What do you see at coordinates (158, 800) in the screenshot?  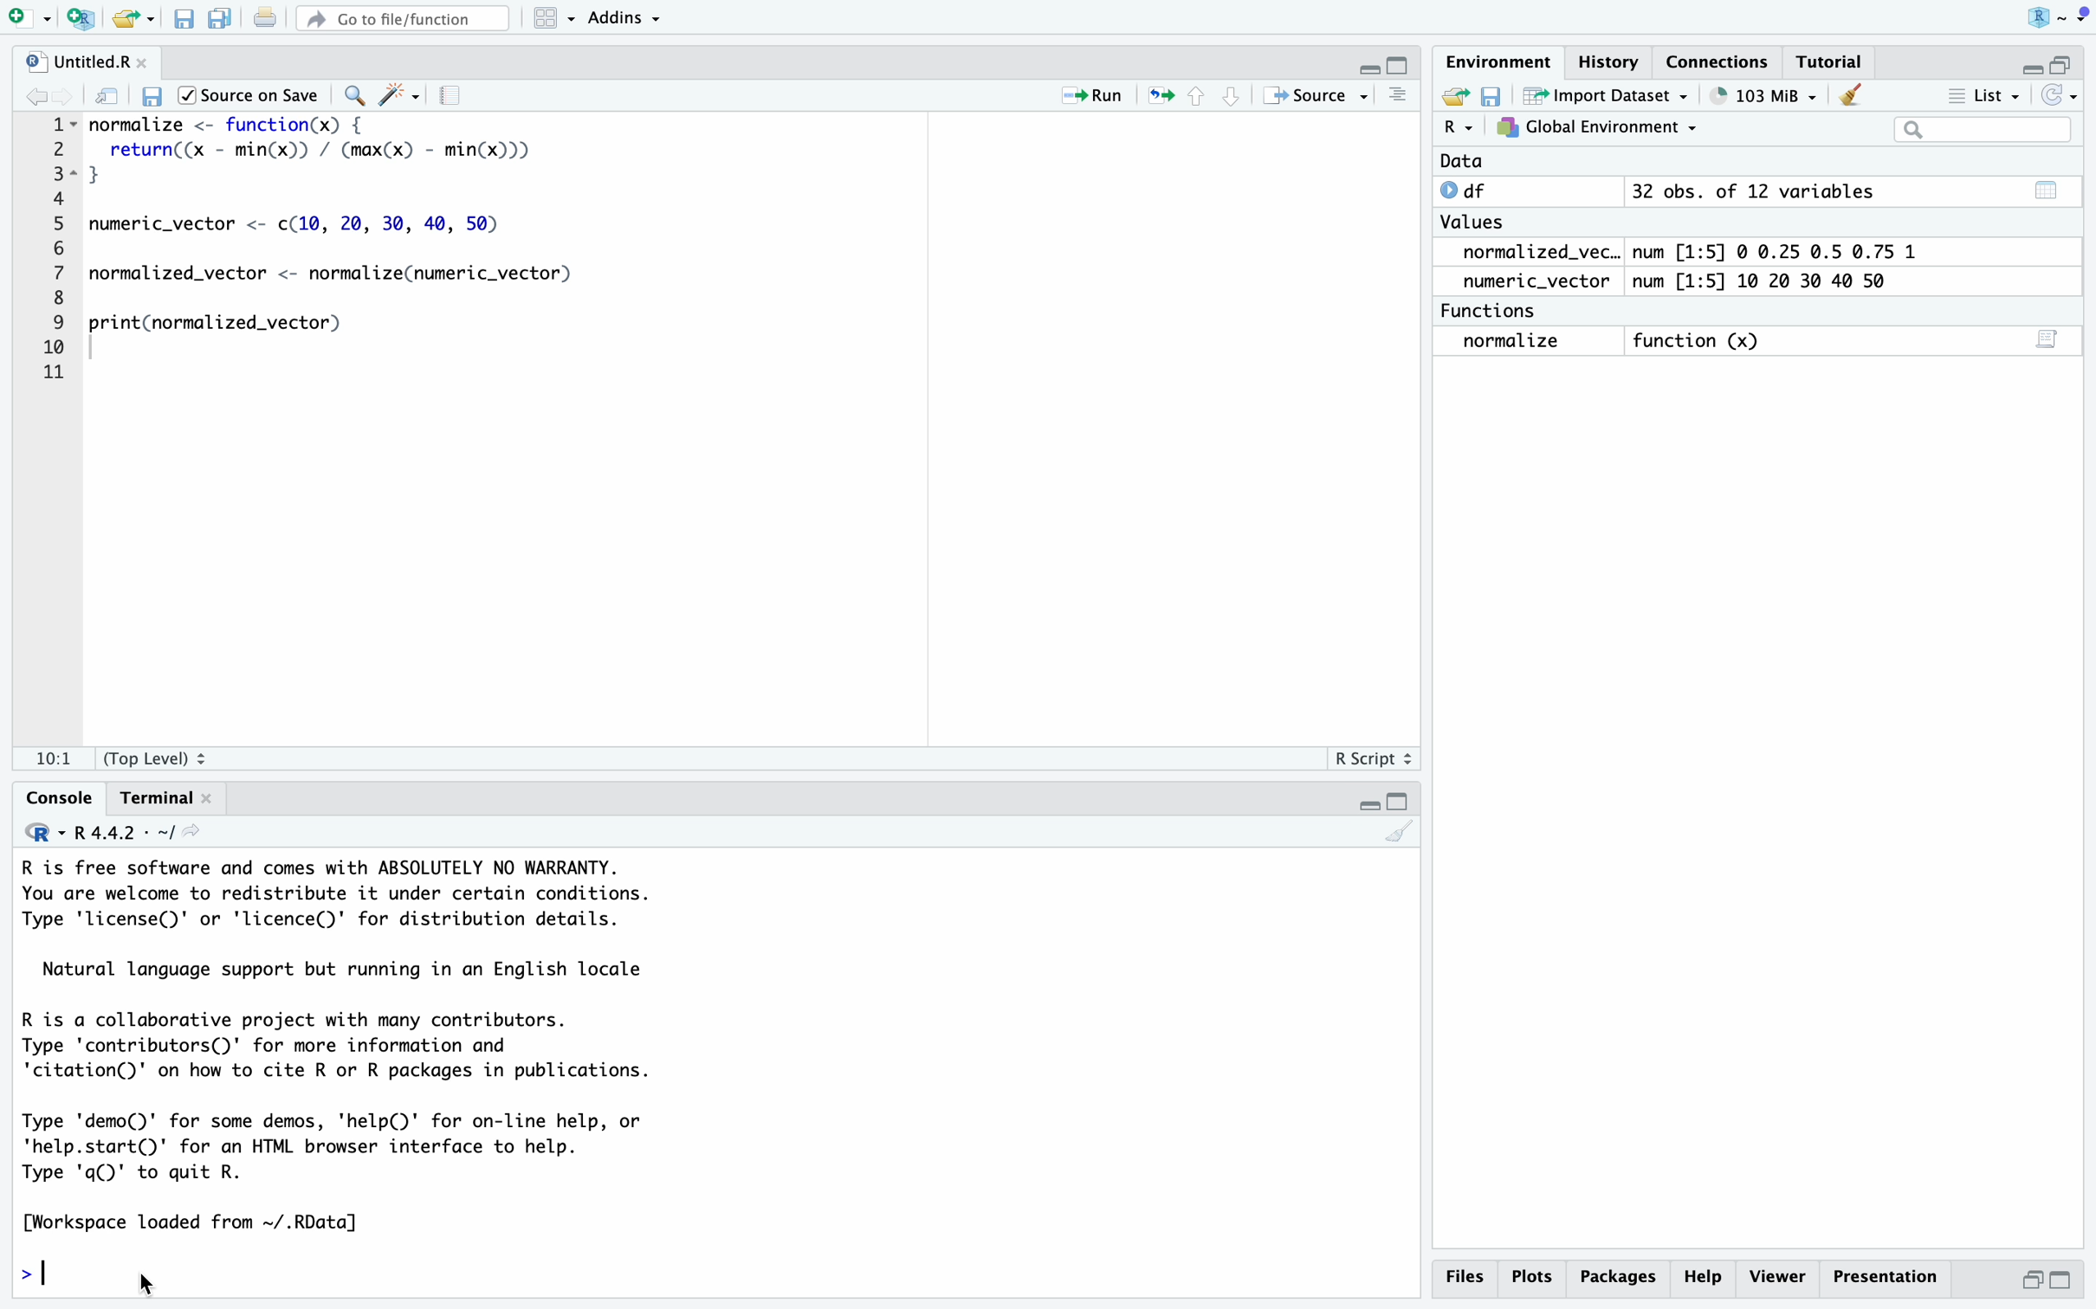 I see `Terminal` at bounding box center [158, 800].